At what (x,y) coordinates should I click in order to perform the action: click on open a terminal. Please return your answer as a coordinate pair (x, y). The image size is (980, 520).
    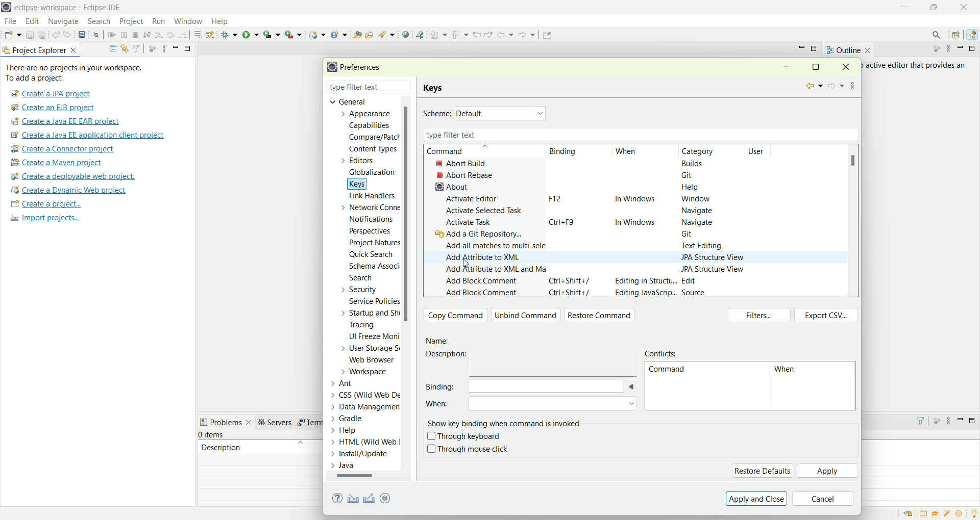
    Looking at the image, I should click on (81, 35).